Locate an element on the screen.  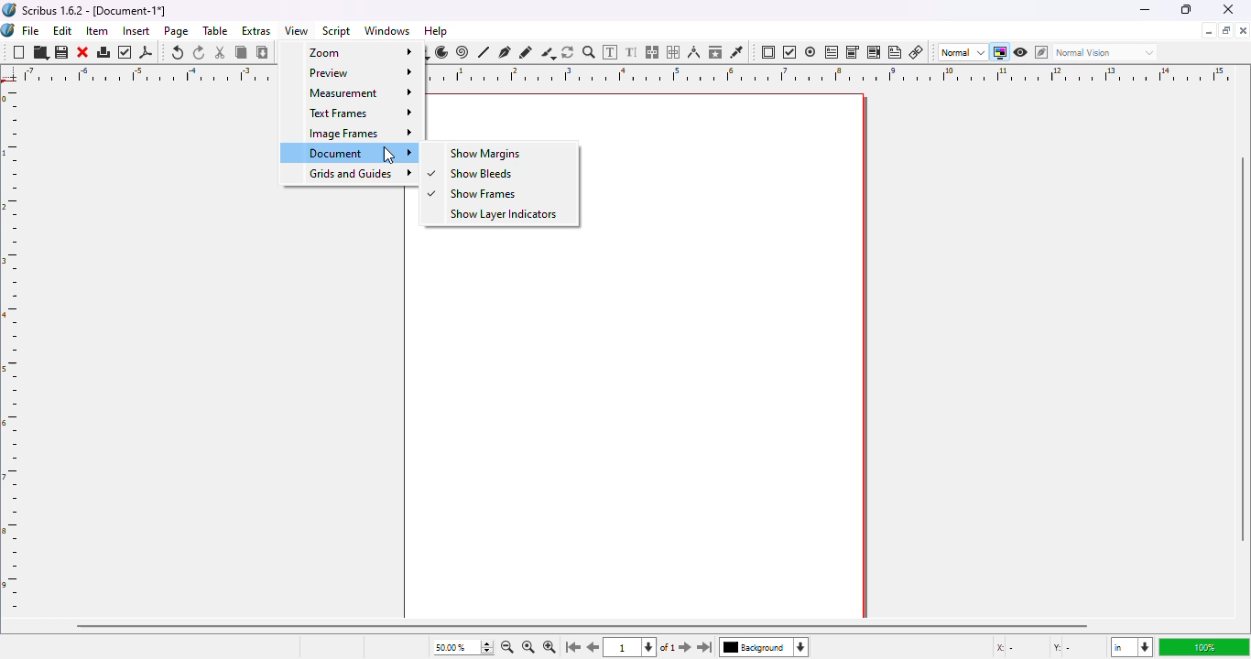
close is located at coordinates (1229, 9).